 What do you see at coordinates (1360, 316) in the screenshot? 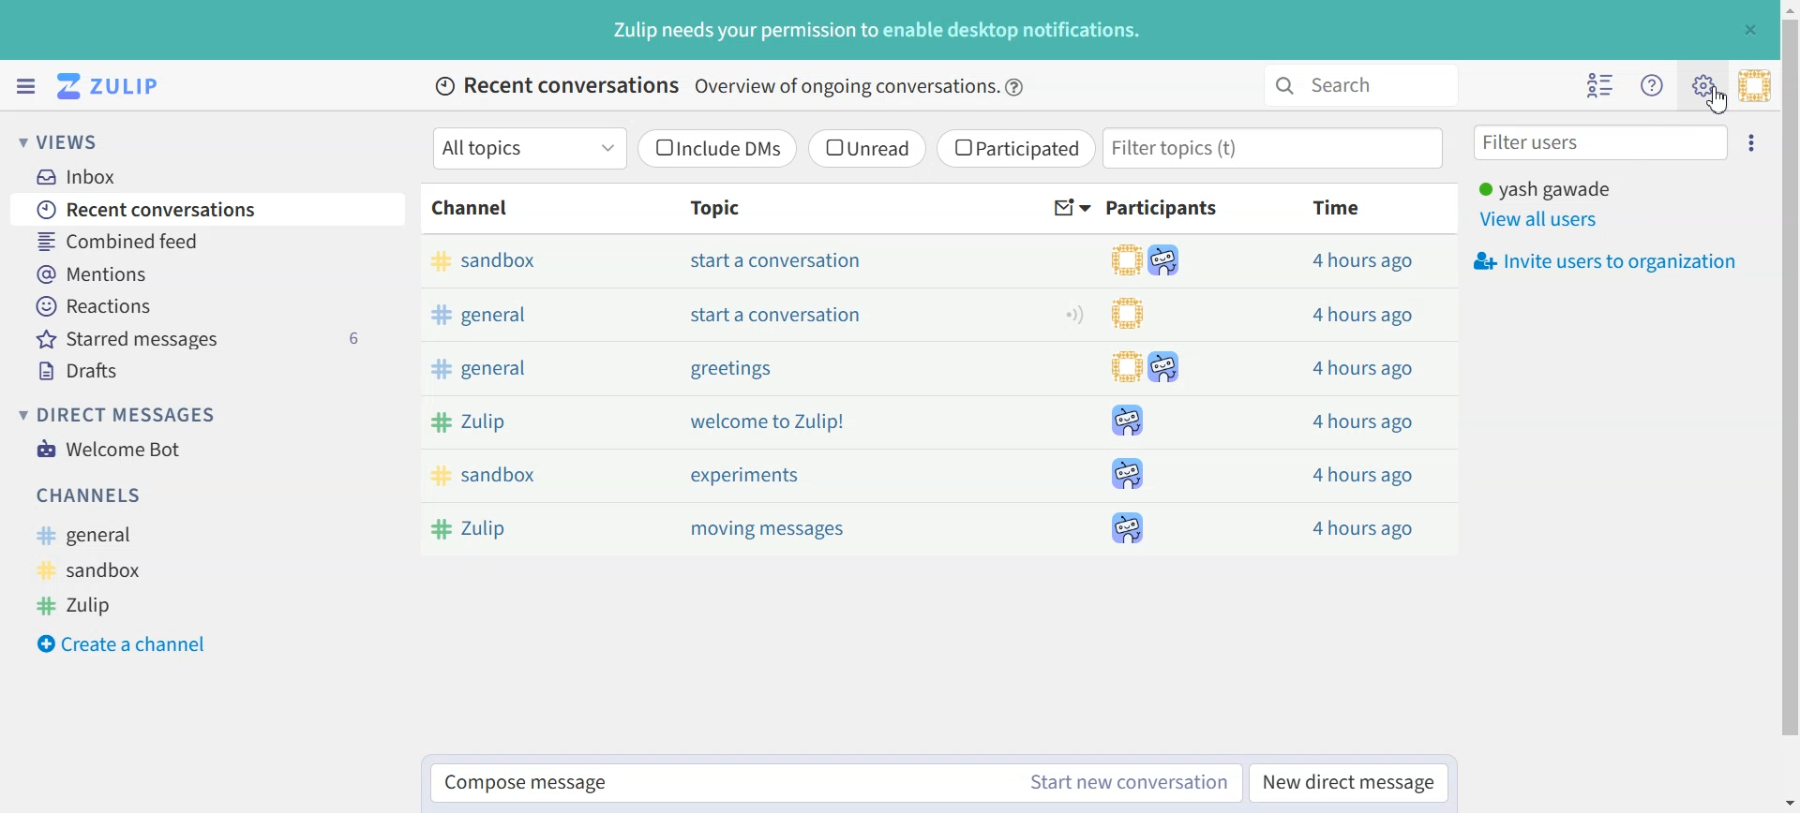
I see `4 hours ago` at bounding box center [1360, 316].